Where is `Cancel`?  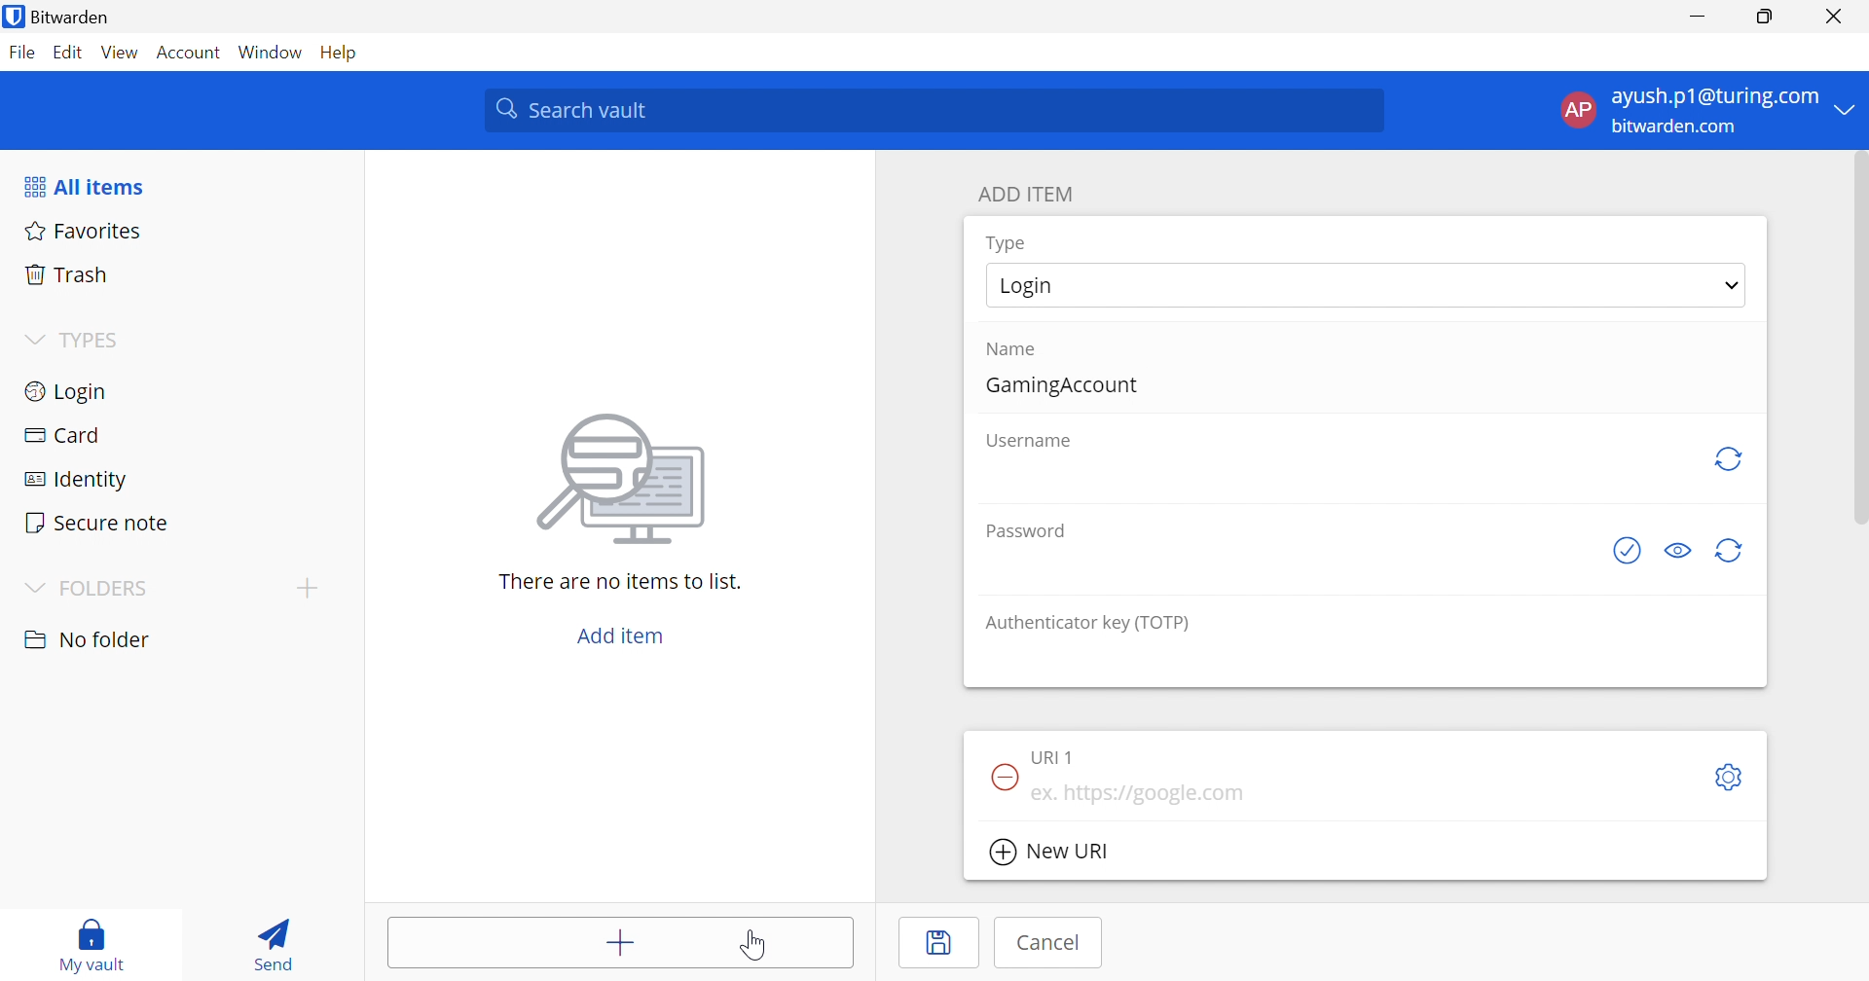
Cancel is located at coordinates (1044, 945).